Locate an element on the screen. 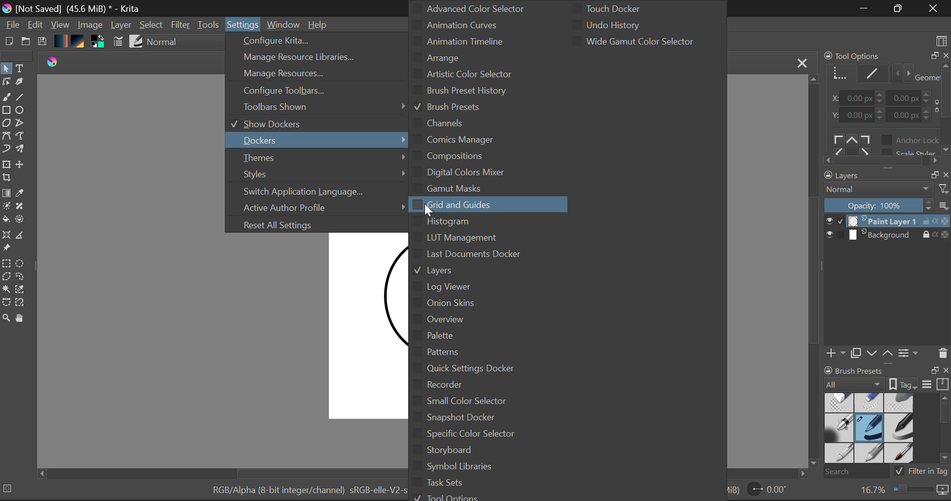 This screenshot has width=951, height=501. Dynamic Paintbrush is located at coordinates (6, 150).